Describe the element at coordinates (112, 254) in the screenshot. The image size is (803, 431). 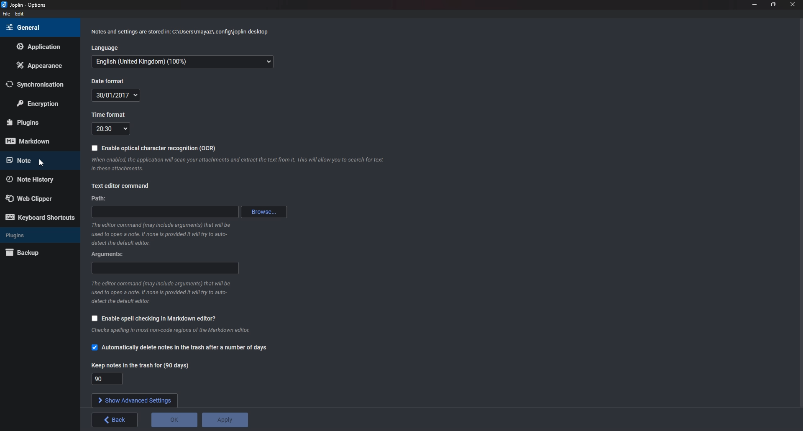
I see `Arguments` at that location.